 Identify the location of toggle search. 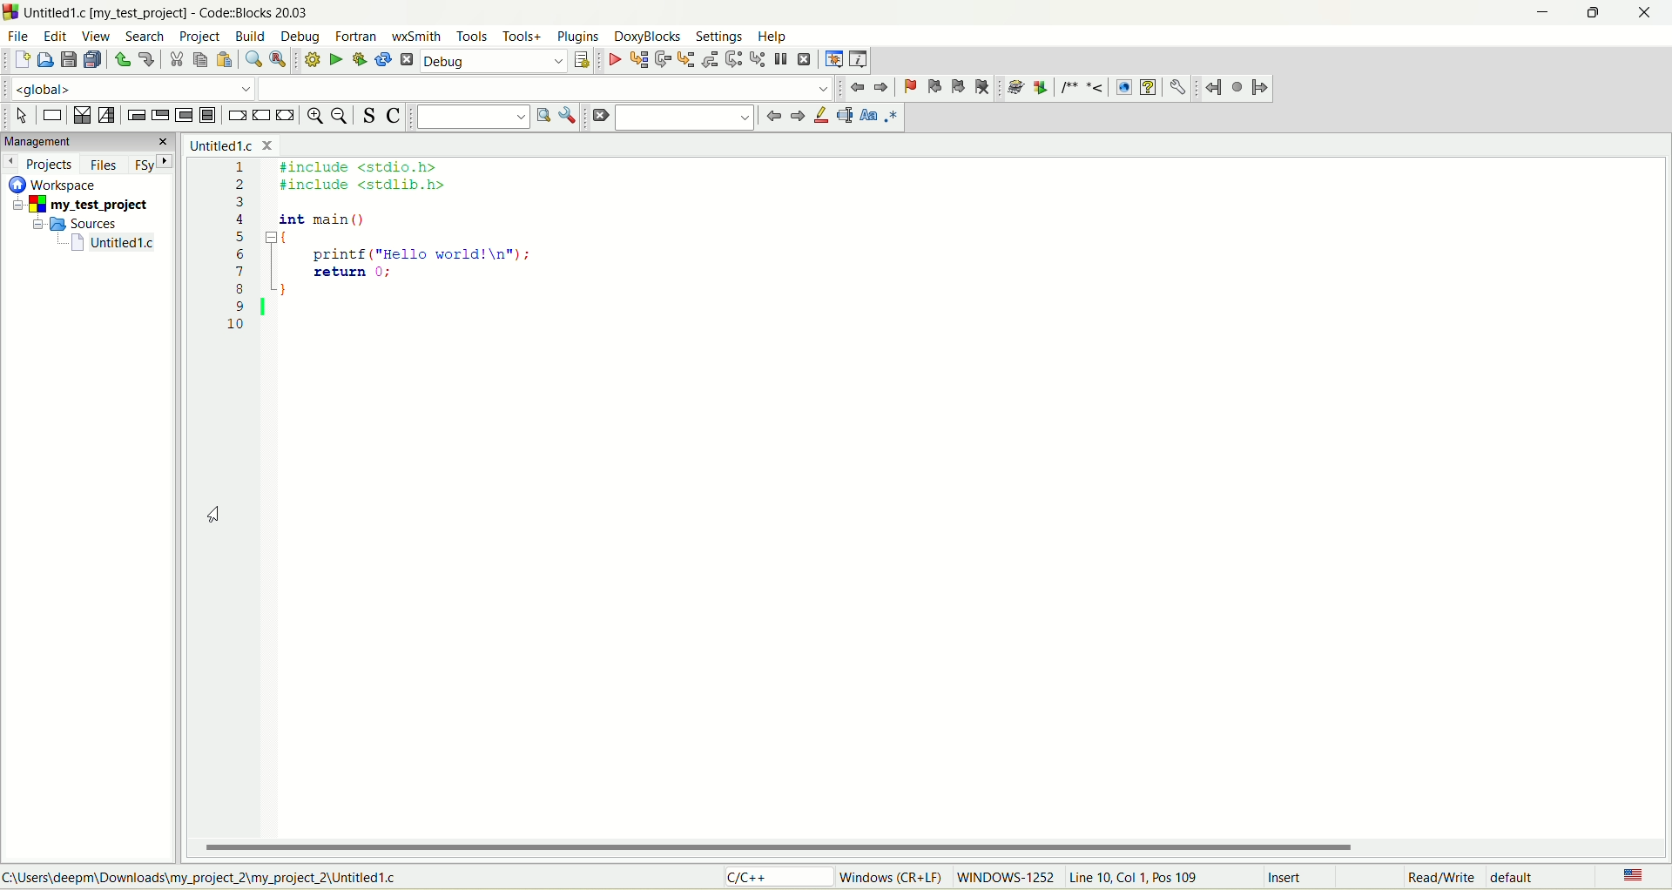
(369, 116).